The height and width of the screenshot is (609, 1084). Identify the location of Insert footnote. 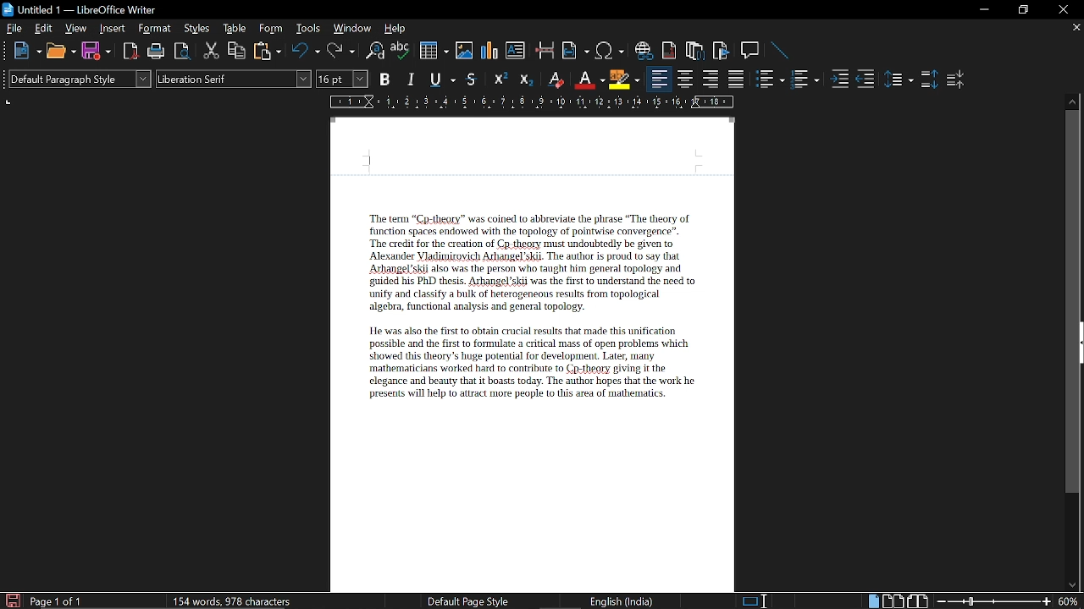
(696, 51).